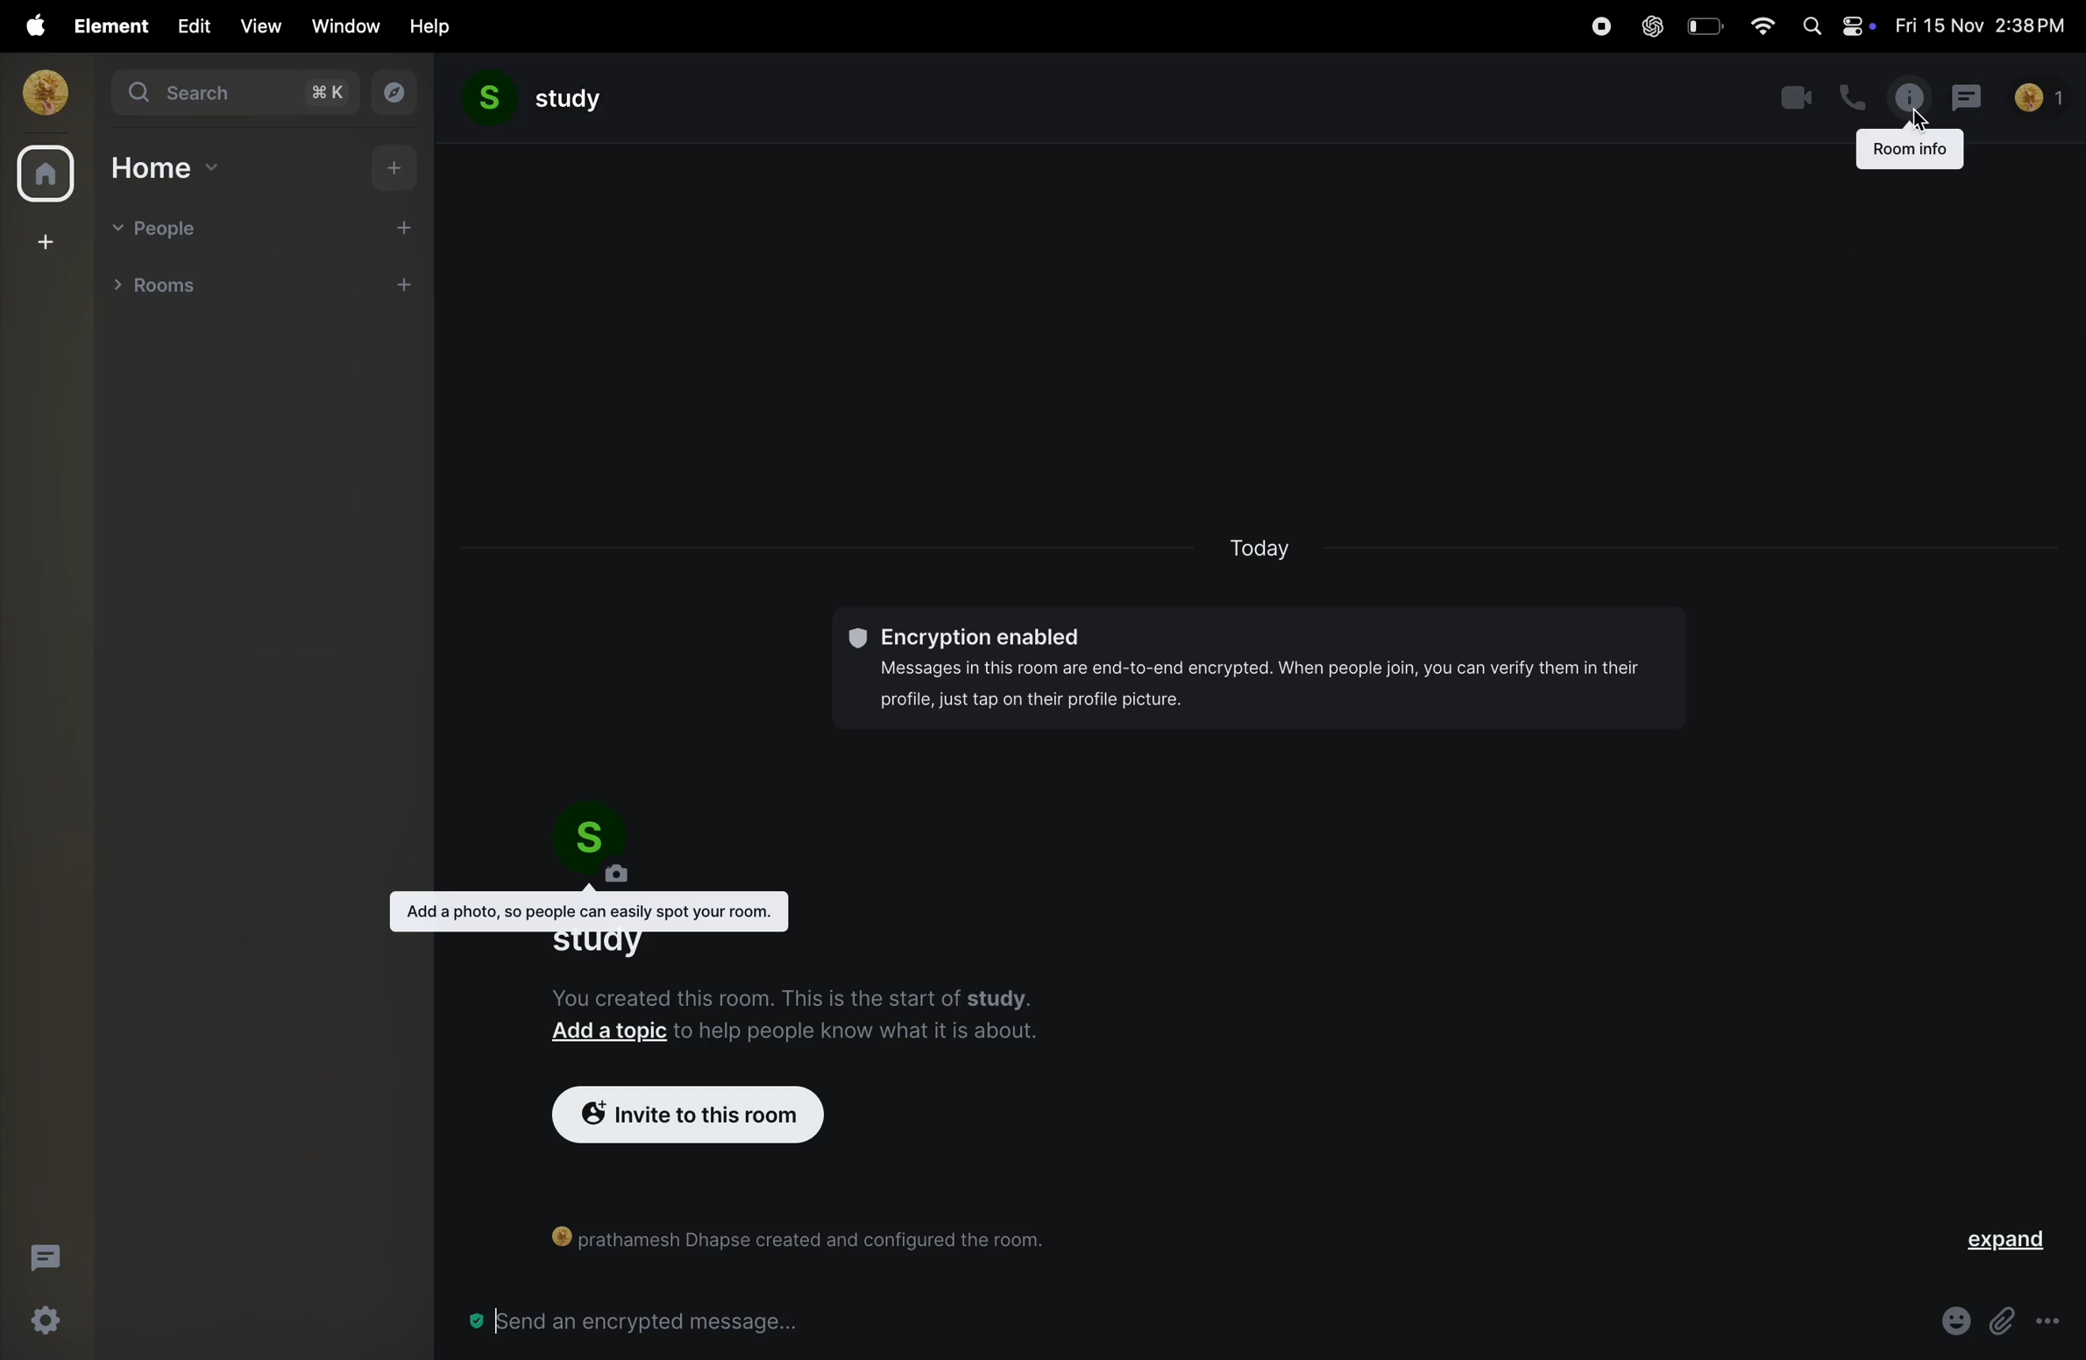 The image size is (2086, 1360). Describe the element at coordinates (178, 165) in the screenshot. I see `home` at that location.